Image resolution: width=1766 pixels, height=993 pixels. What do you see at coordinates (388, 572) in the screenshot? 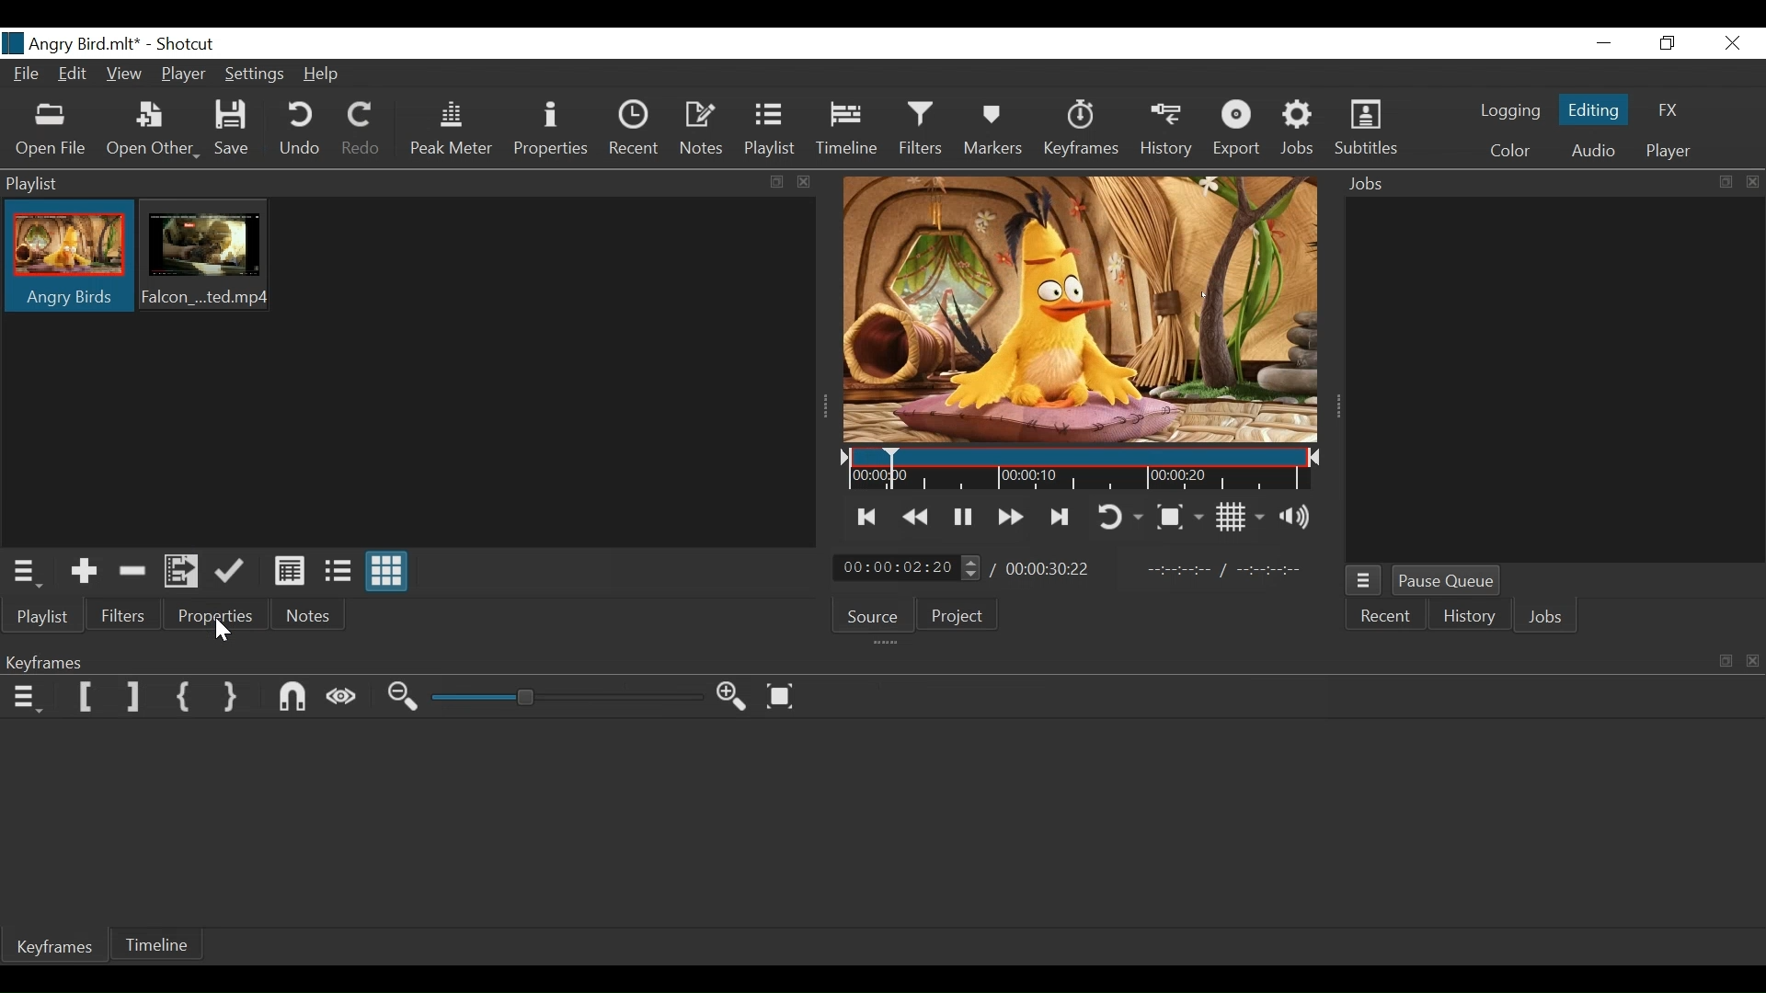
I see `View as icons` at bounding box center [388, 572].